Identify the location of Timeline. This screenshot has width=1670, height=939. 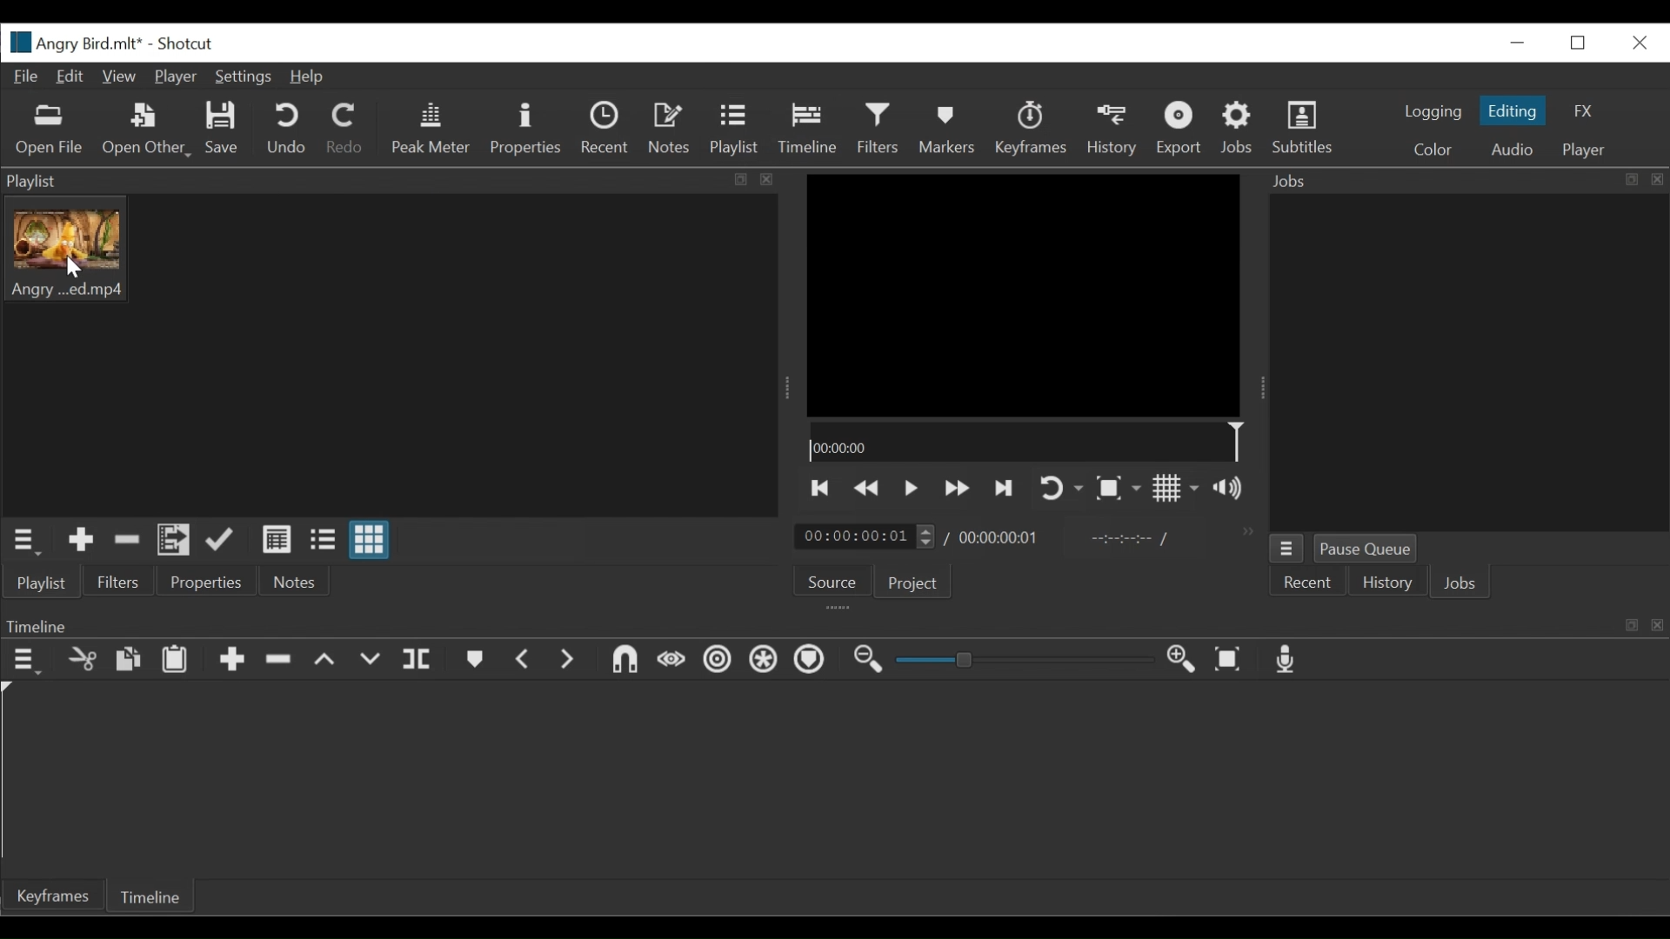
(1029, 444).